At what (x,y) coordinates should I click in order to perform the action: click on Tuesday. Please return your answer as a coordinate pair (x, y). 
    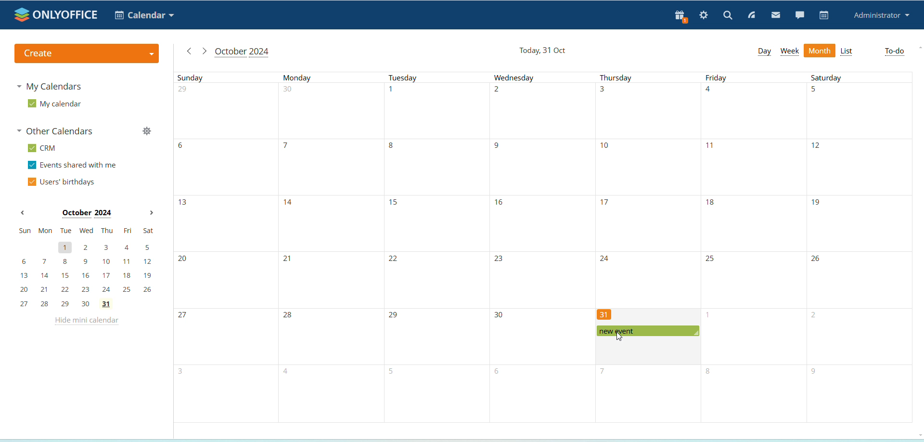
    Looking at the image, I should click on (435, 248).